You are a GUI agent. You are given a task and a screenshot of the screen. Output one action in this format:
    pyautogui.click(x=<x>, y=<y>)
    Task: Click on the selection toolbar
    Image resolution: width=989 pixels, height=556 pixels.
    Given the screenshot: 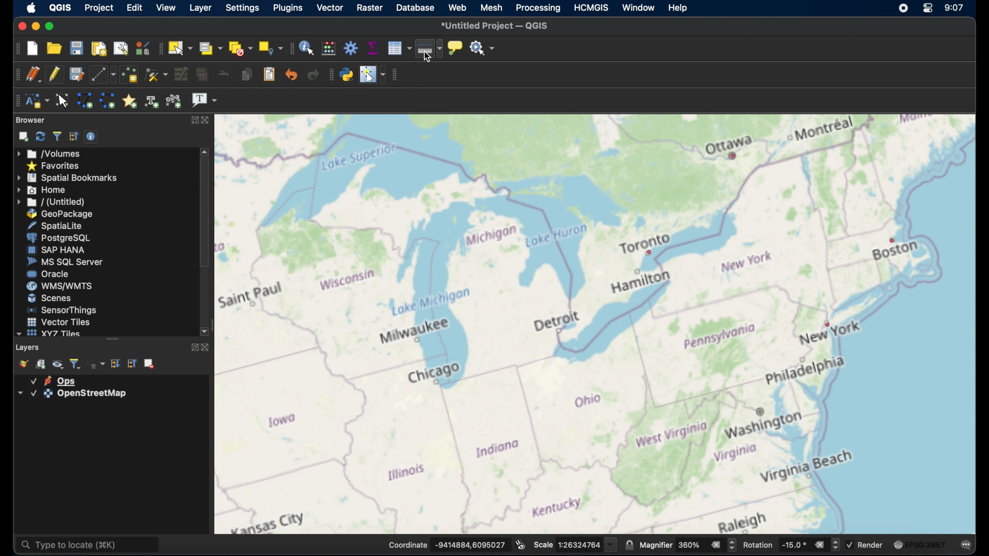 What is the action you would take?
    pyautogui.click(x=161, y=47)
    